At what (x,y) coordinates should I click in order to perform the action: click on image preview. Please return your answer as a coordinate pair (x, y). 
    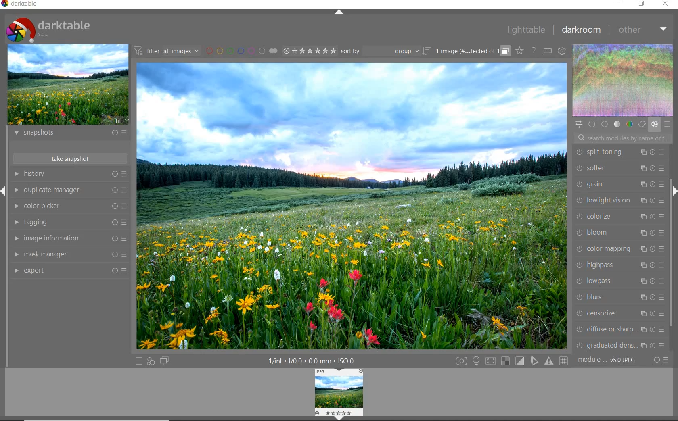
    Looking at the image, I should click on (340, 394).